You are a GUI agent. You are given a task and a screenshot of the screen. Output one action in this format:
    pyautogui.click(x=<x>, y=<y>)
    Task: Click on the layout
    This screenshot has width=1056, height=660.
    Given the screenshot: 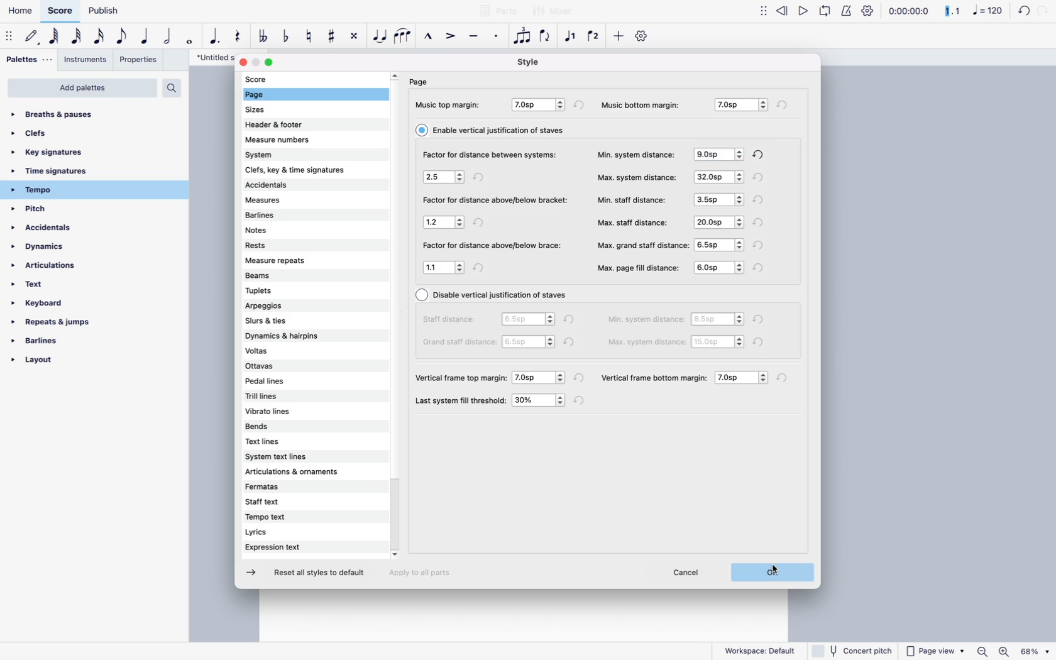 What is the action you would take?
    pyautogui.click(x=60, y=363)
    